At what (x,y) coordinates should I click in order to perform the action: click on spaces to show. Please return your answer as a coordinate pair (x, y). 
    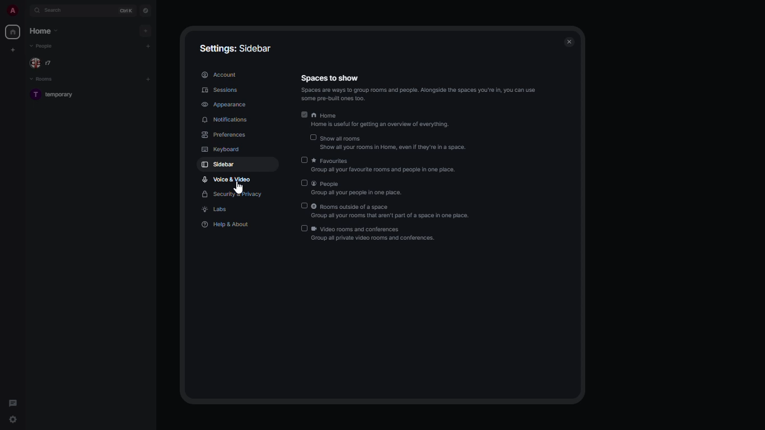
    Looking at the image, I should click on (419, 78).